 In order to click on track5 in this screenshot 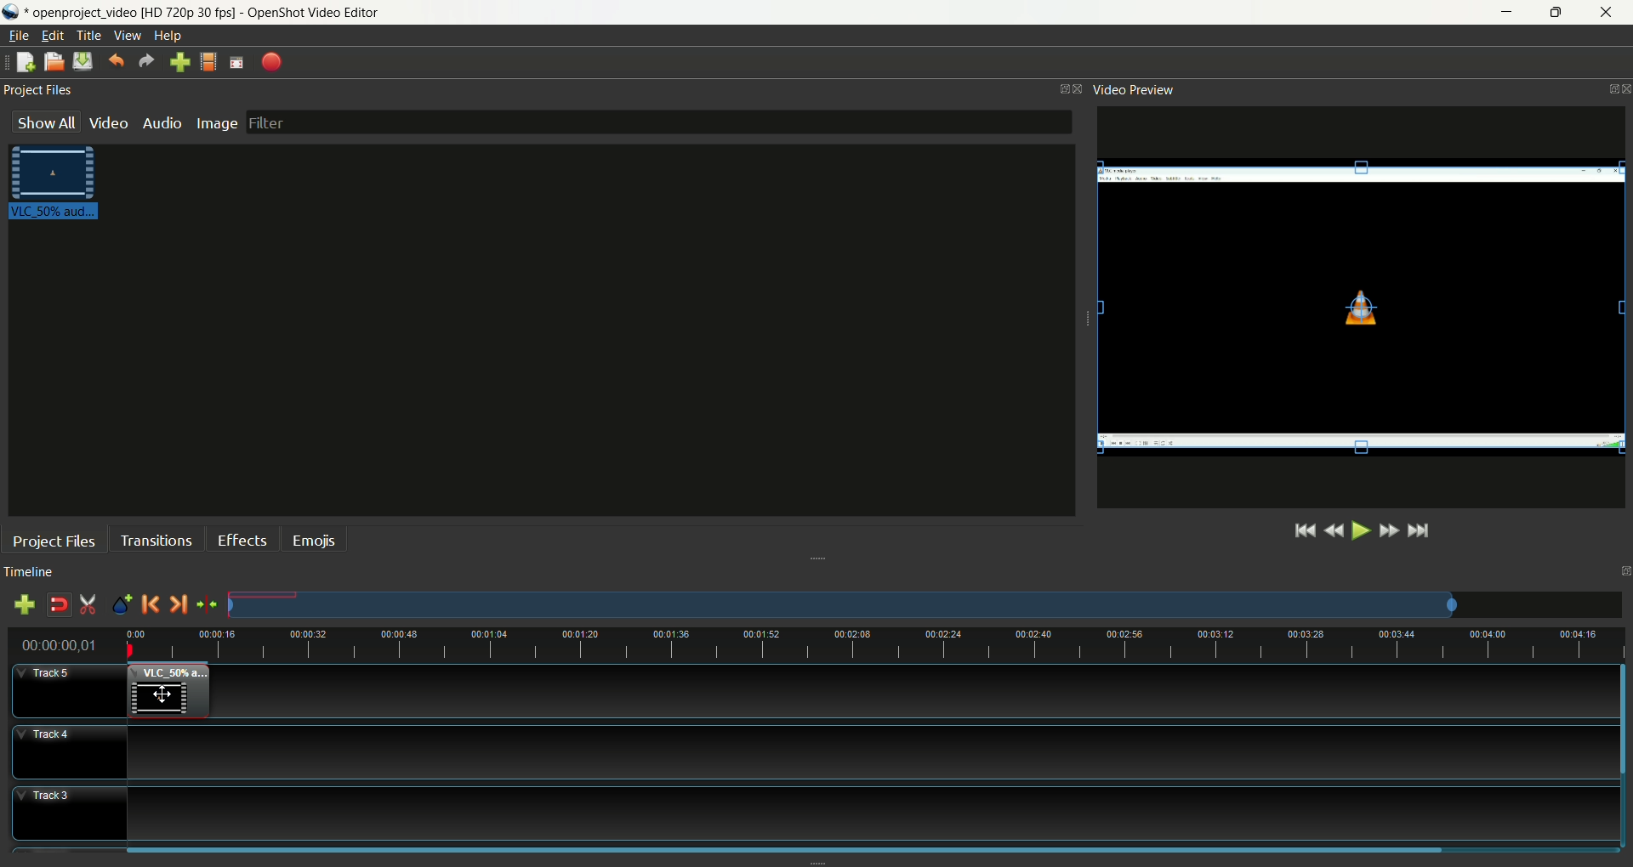, I will do `click(69, 693)`.